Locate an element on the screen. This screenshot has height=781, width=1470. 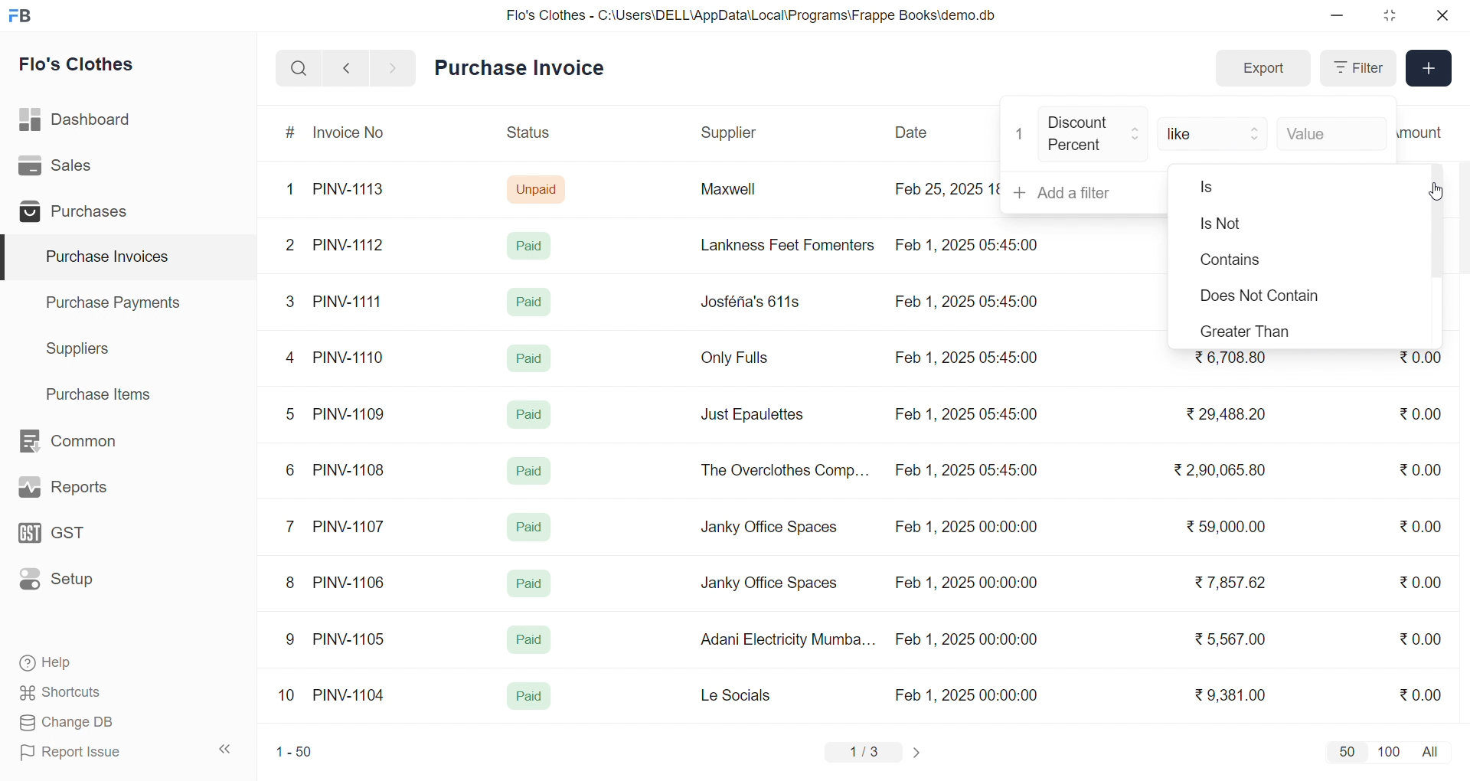
Unpaid is located at coordinates (538, 188).